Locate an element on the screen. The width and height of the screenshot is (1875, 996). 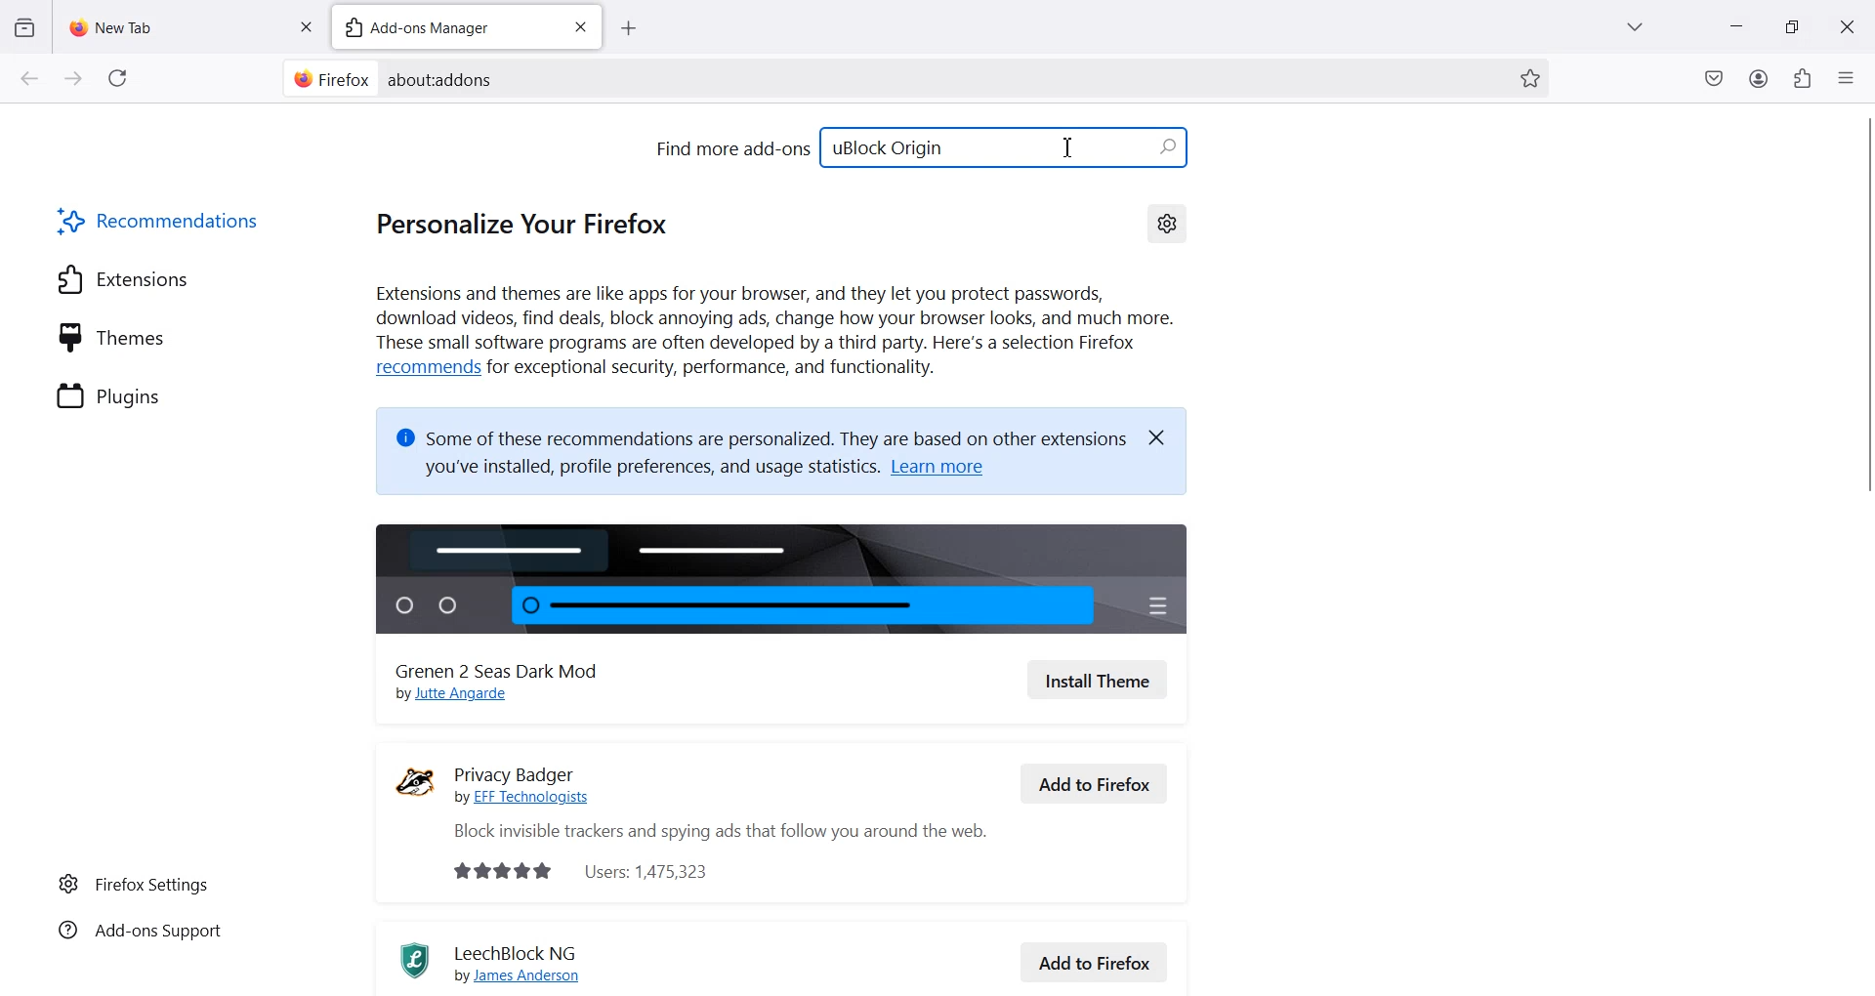
Privacy Badger is located at coordinates (537, 766).